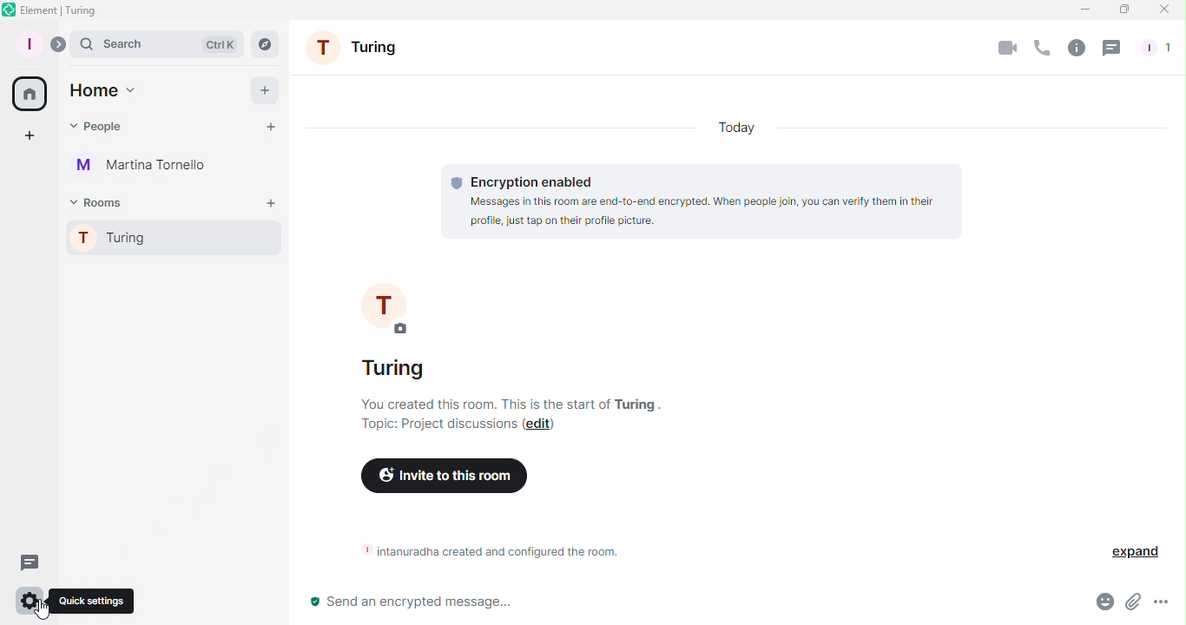 Image resolution: width=1186 pixels, height=625 pixels. What do you see at coordinates (737, 128) in the screenshot?
I see `Today` at bounding box center [737, 128].